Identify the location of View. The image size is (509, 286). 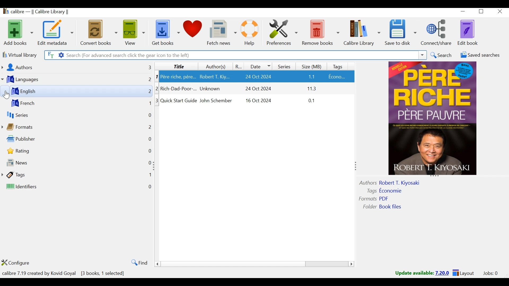
(134, 32).